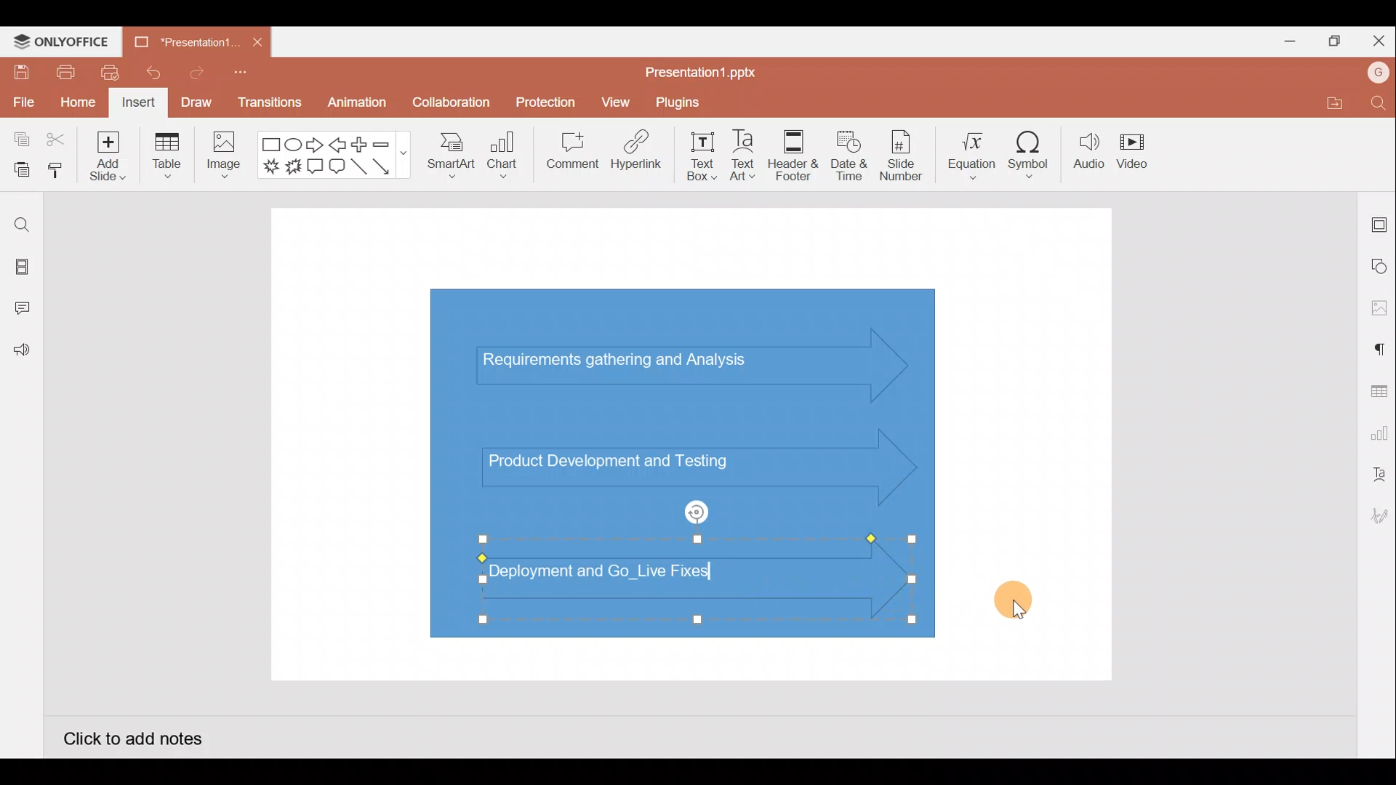 This screenshot has width=1396, height=785. Describe the element at coordinates (64, 71) in the screenshot. I see `Print file` at that location.